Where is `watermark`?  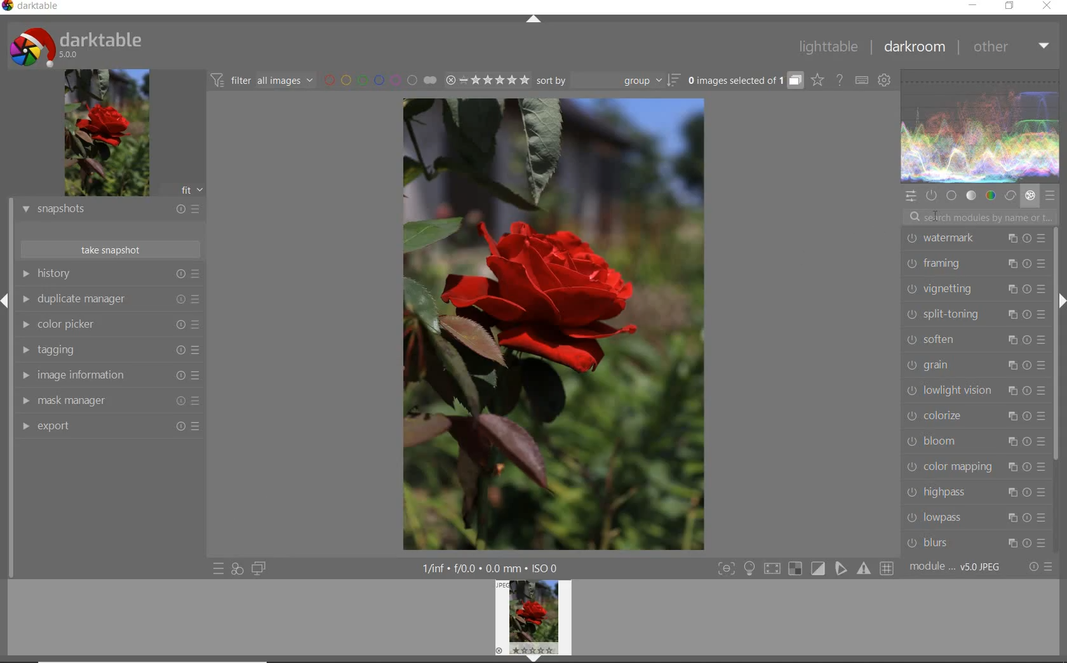 watermark is located at coordinates (974, 239).